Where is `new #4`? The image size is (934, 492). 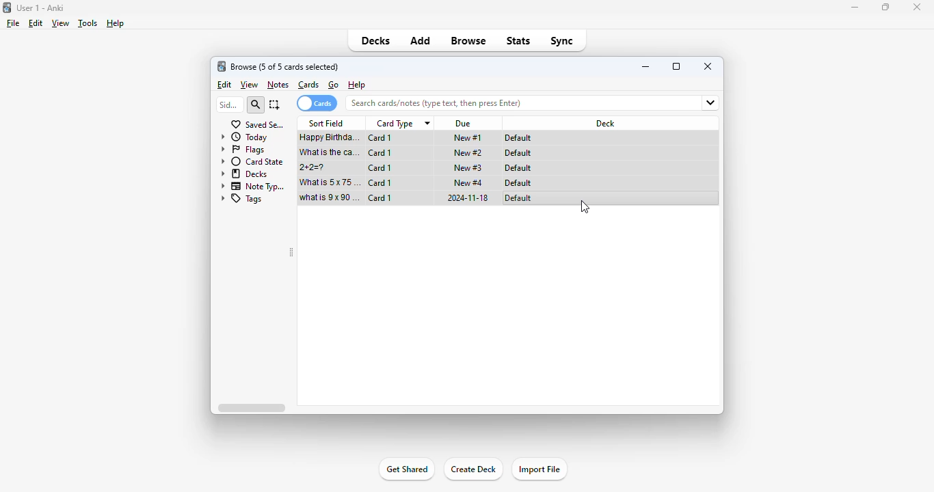
new #4 is located at coordinates (468, 182).